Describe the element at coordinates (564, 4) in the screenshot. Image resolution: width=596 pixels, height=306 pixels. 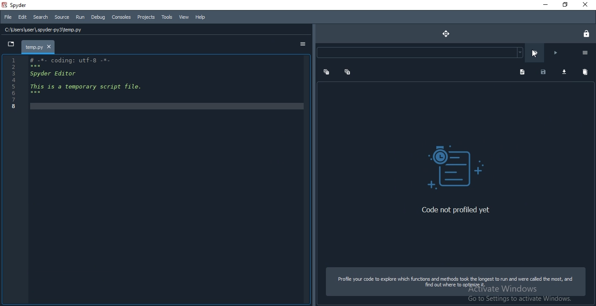
I see `Restore` at that location.